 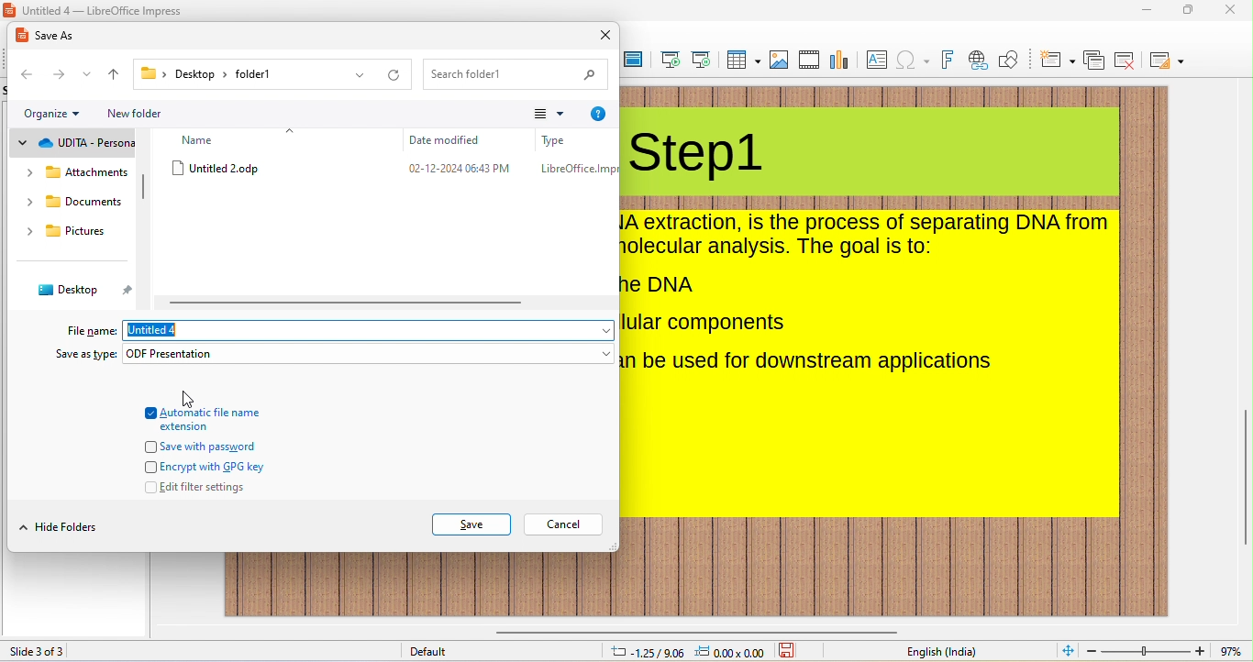 I want to click on pin, so click(x=130, y=295).